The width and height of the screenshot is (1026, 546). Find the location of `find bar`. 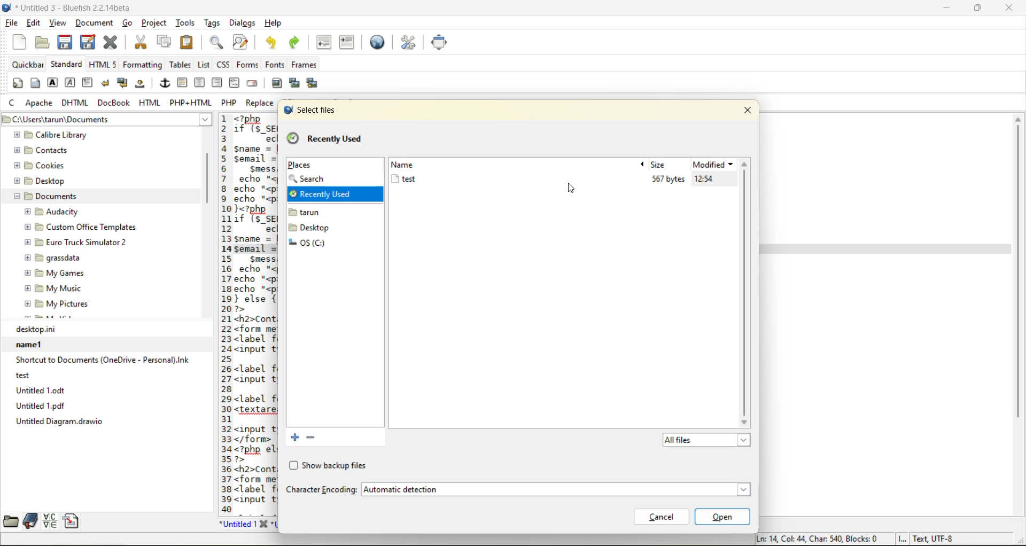

find bar is located at coordinates (217, 43).